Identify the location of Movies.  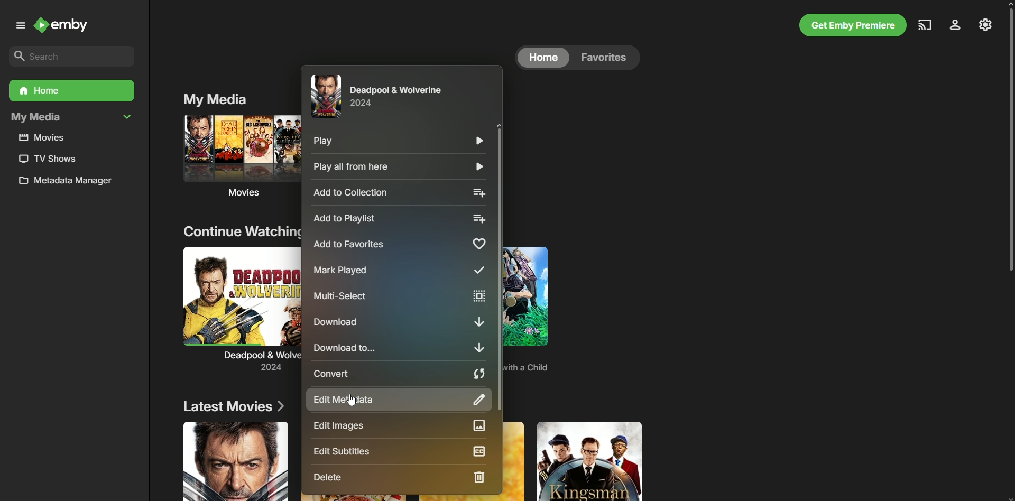
(47, 138).